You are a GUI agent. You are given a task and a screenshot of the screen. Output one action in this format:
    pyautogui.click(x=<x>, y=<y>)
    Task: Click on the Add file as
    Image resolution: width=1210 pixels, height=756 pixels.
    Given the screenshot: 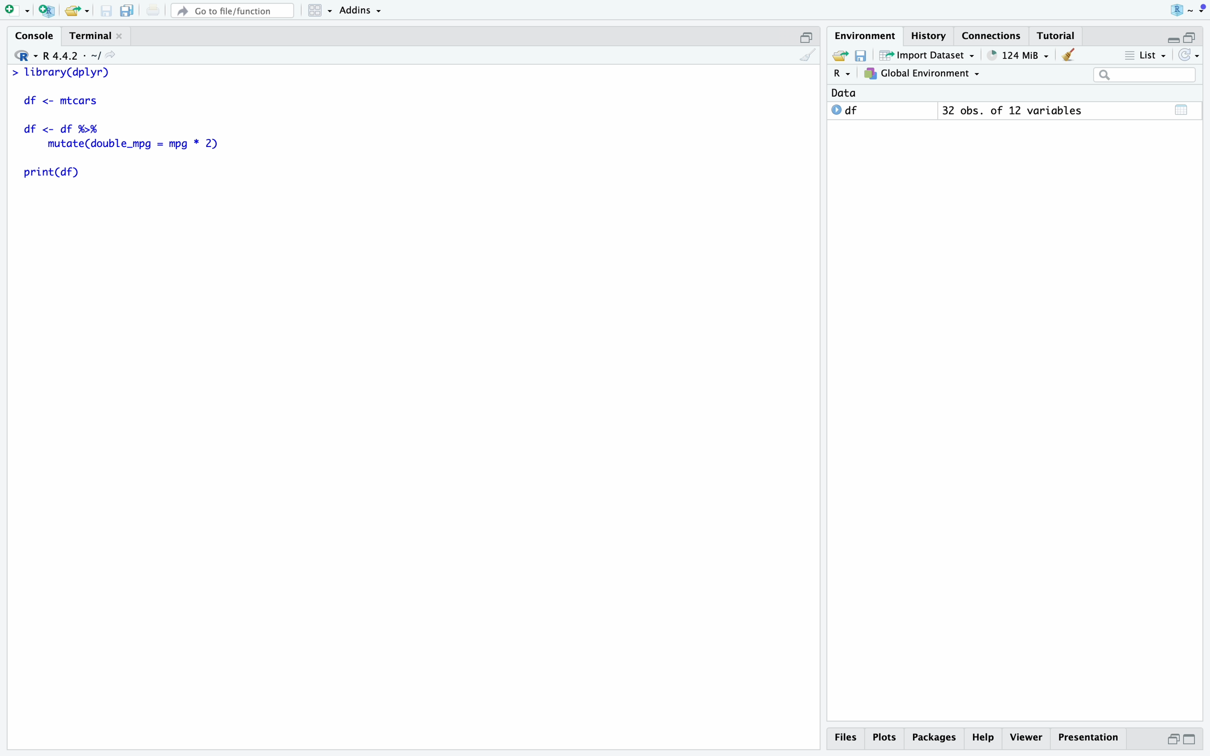 What is the action you would take?
    pyautogui.click(x=18, y=11)
    